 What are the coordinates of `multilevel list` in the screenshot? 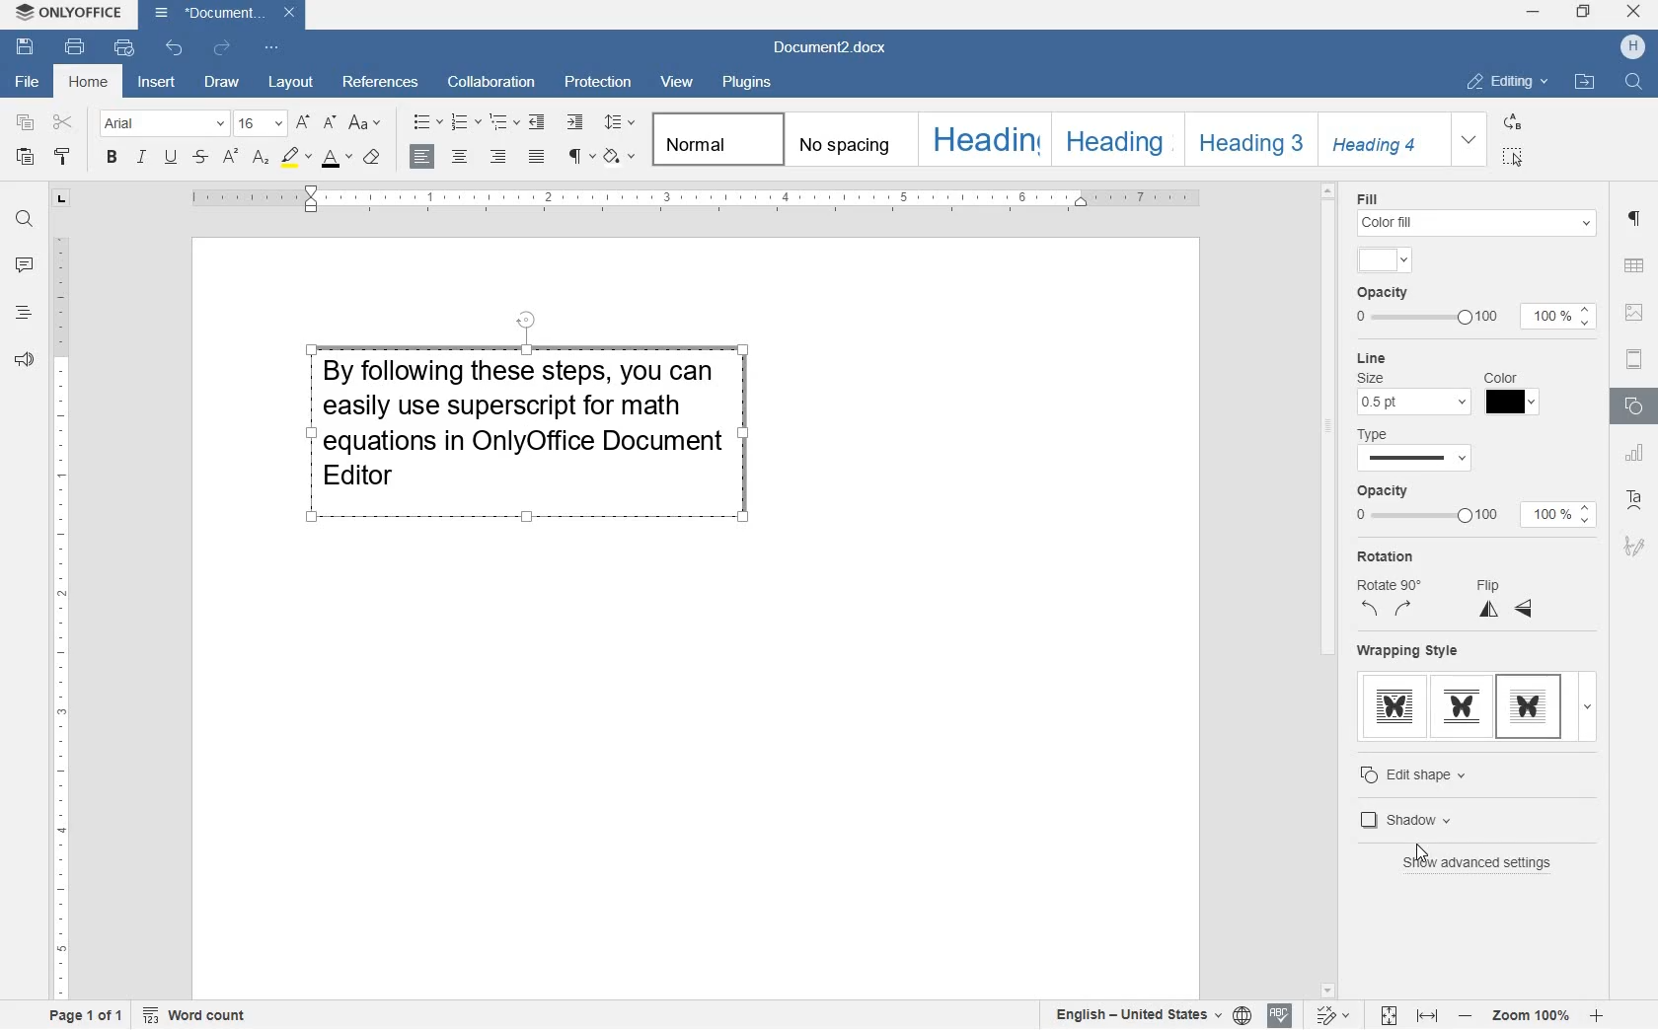 It's located at (505, 122).